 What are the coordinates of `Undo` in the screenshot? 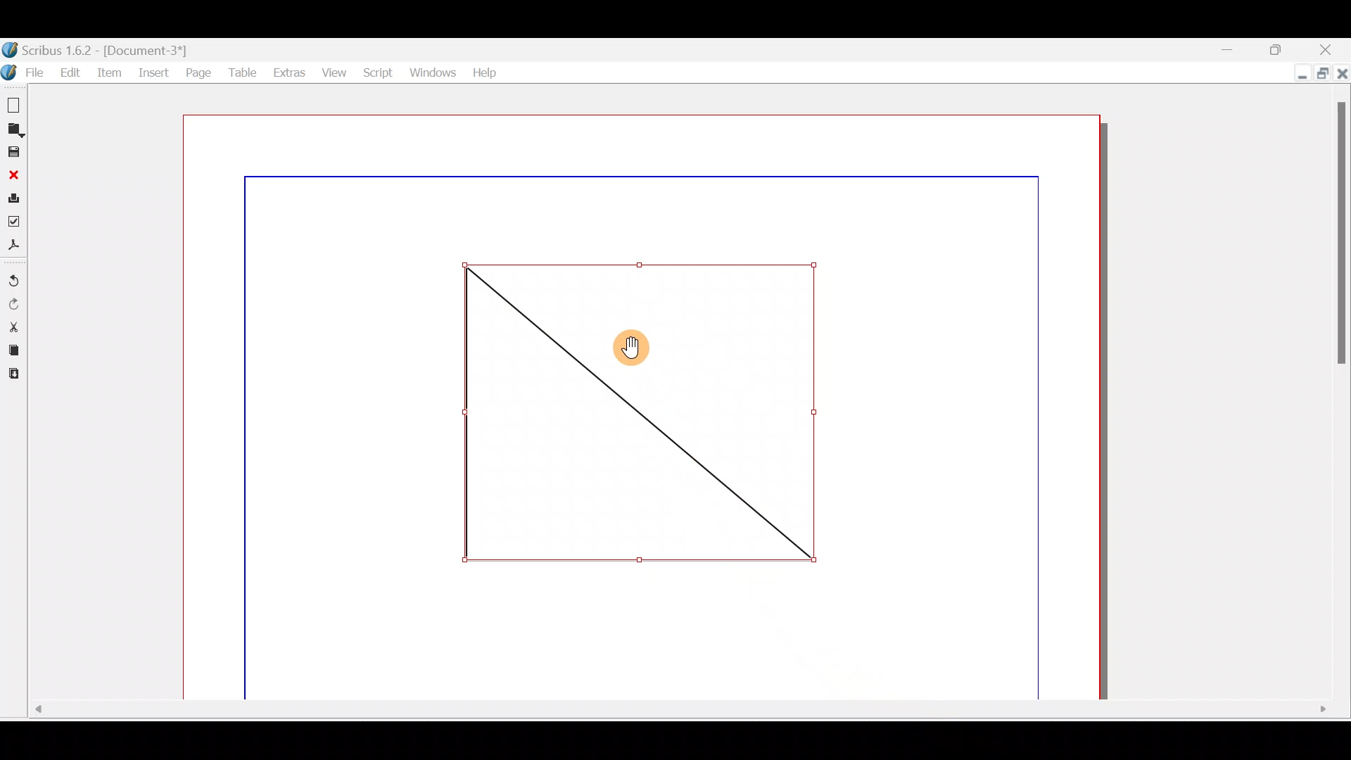 It's located at (15, 276).